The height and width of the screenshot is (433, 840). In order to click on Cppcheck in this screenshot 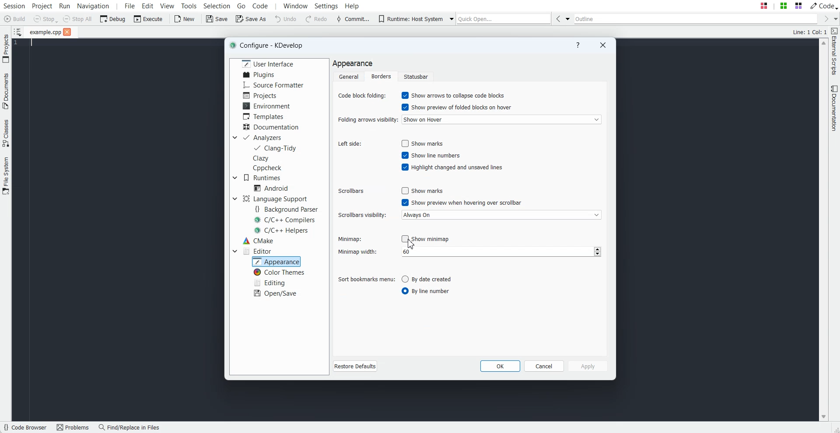, I will do `click(267, 168)`.